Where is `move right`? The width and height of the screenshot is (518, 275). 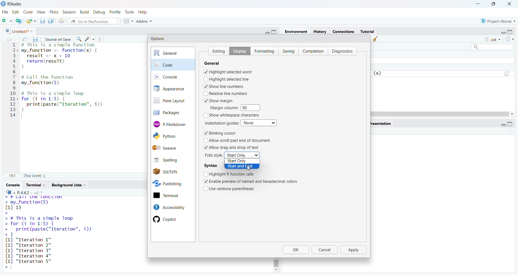
move right is located at coordinates (514, 114).